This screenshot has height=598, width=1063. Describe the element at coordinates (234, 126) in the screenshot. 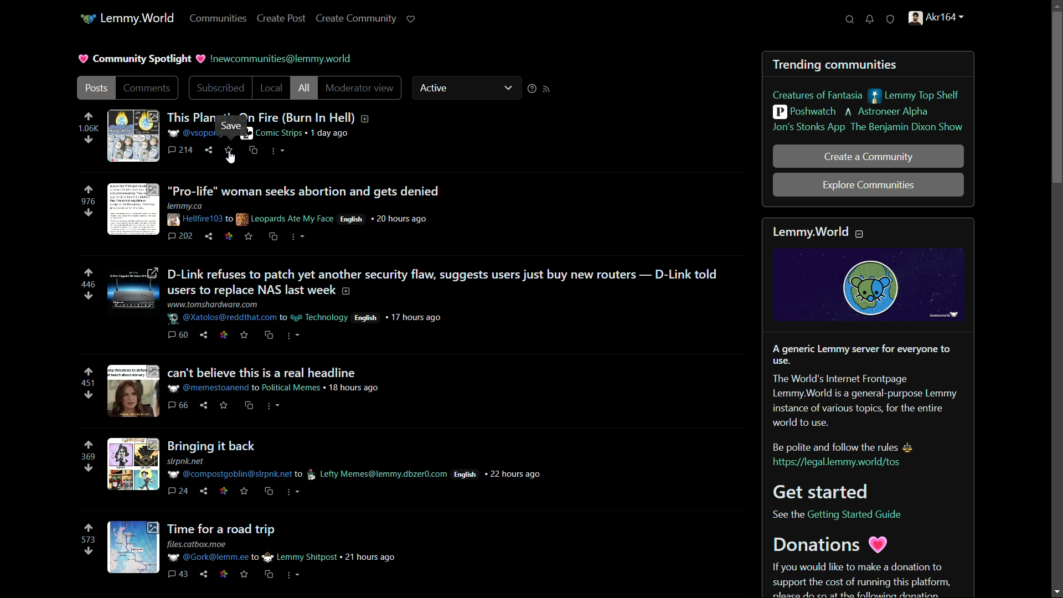

I see `save pop up` at that location.